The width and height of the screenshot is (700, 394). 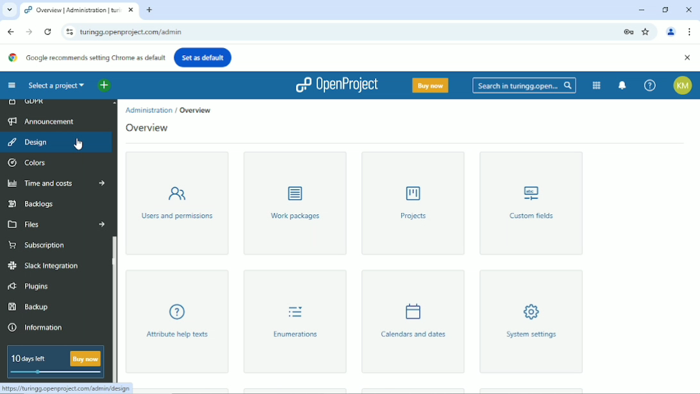 What do you see at coordinates (56, 224) in the screenshot?
I see `Files` at bounding box center [56, 224].